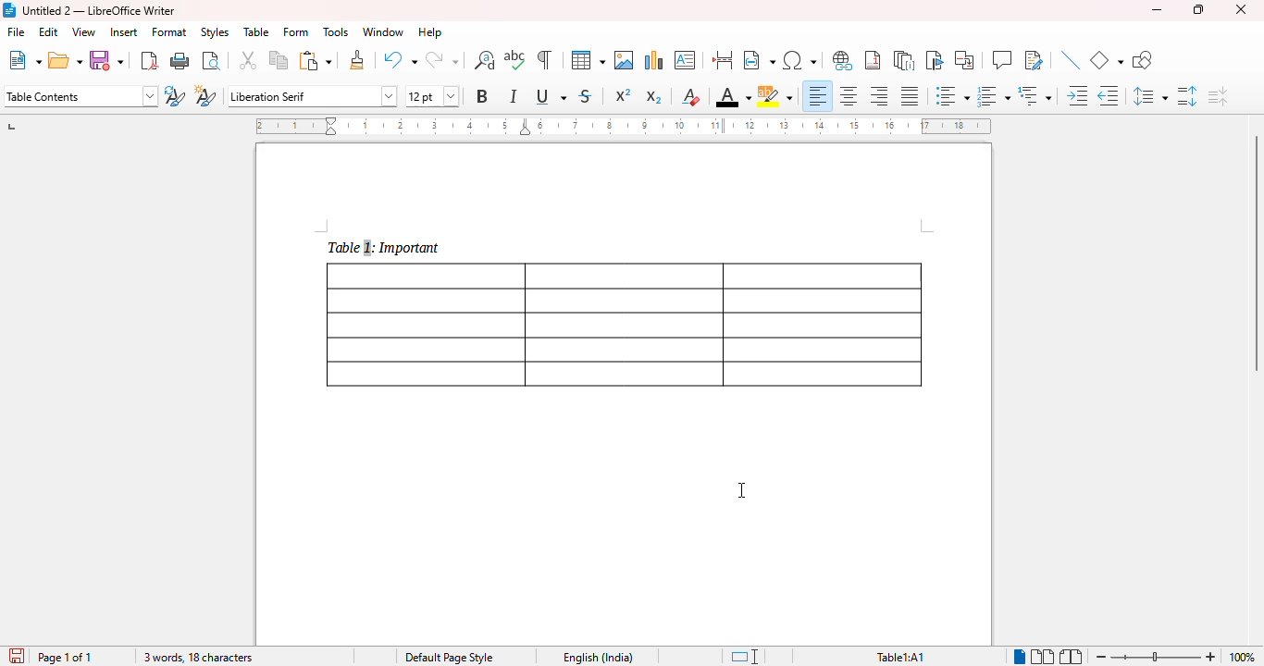 Image resolution: width=1264 pixels, height=666 pixels. I want to click on font color, so click(734, 96).